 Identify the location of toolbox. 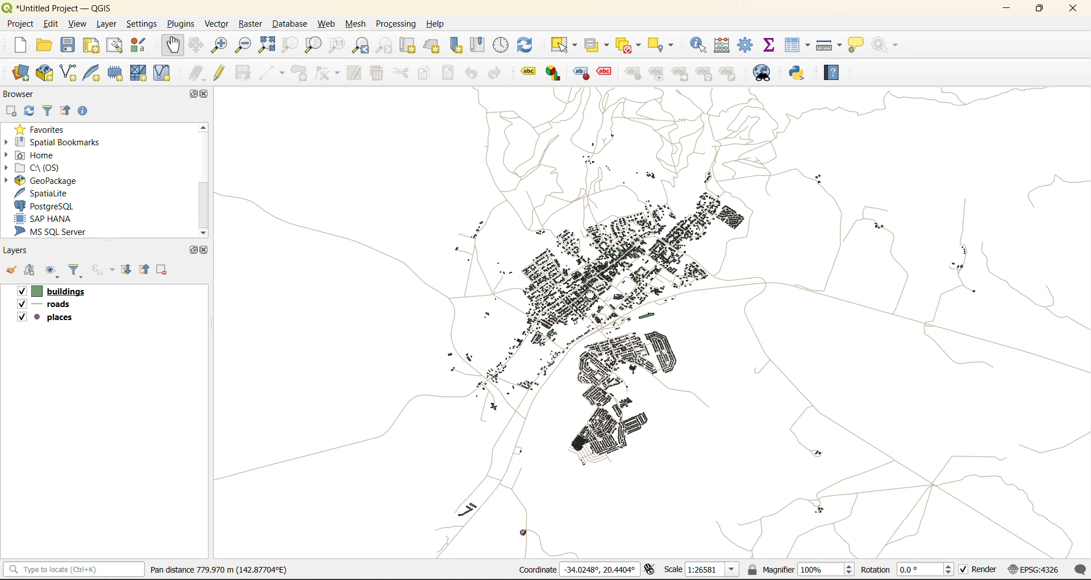
(747, 45).